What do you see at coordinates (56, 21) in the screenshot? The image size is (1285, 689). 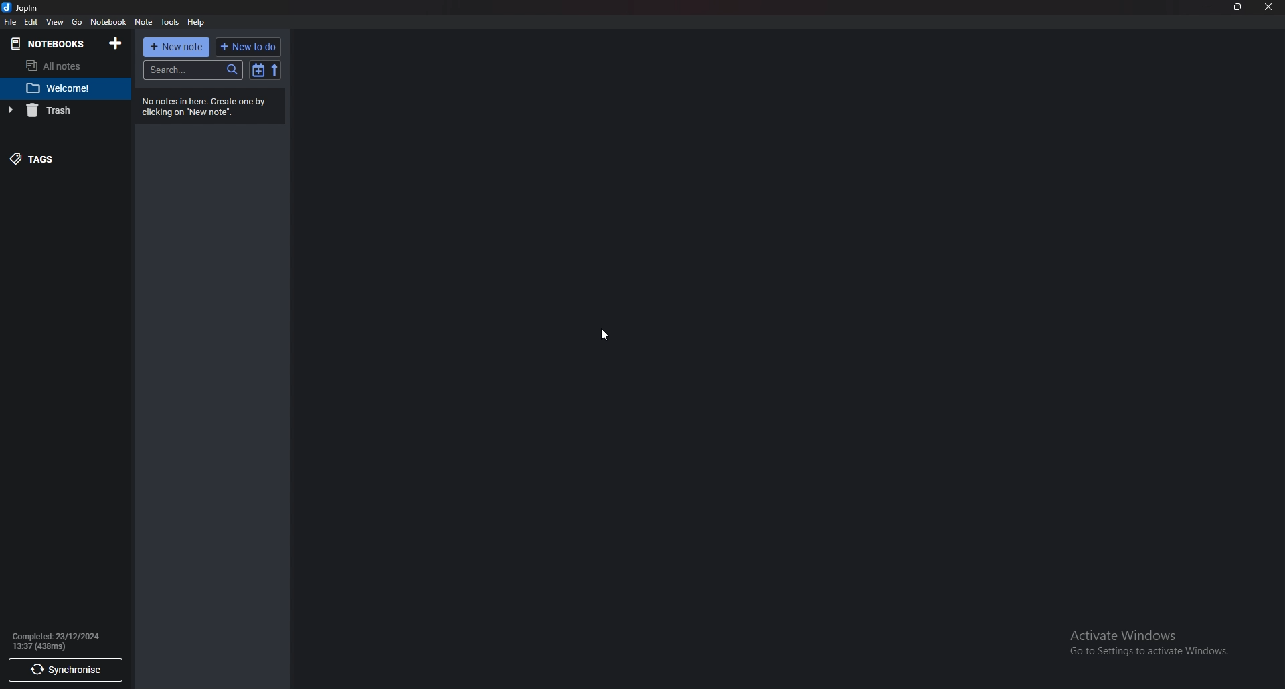 I see `View` at bounding box center [56, 21].